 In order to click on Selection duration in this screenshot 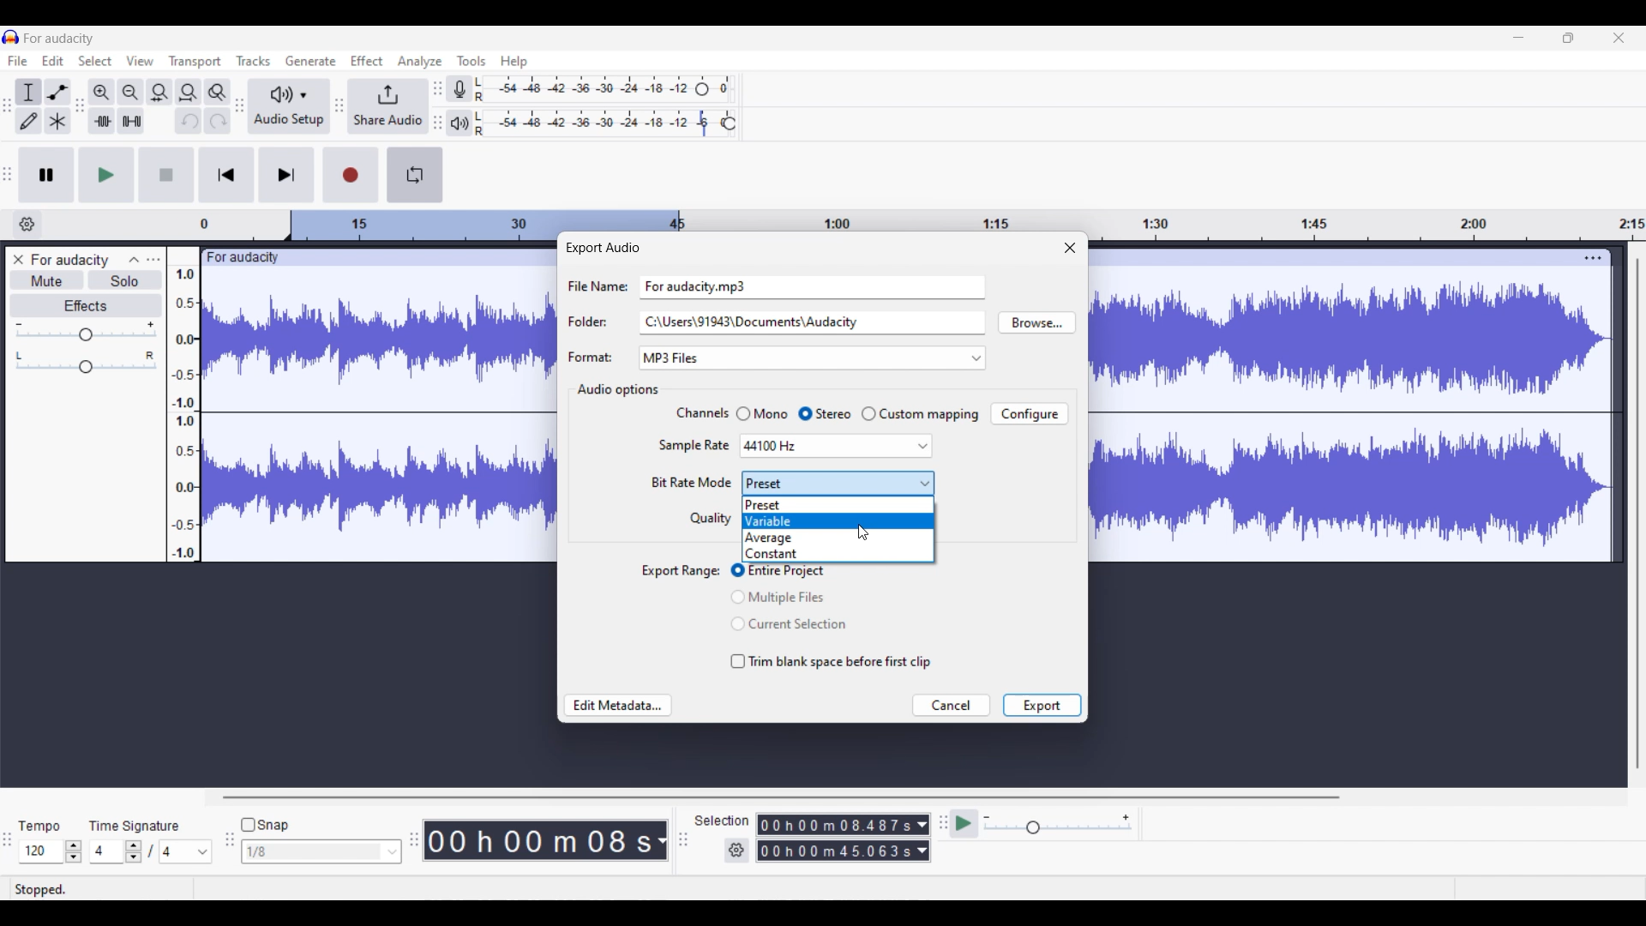, I will do `click(836, 825)`.